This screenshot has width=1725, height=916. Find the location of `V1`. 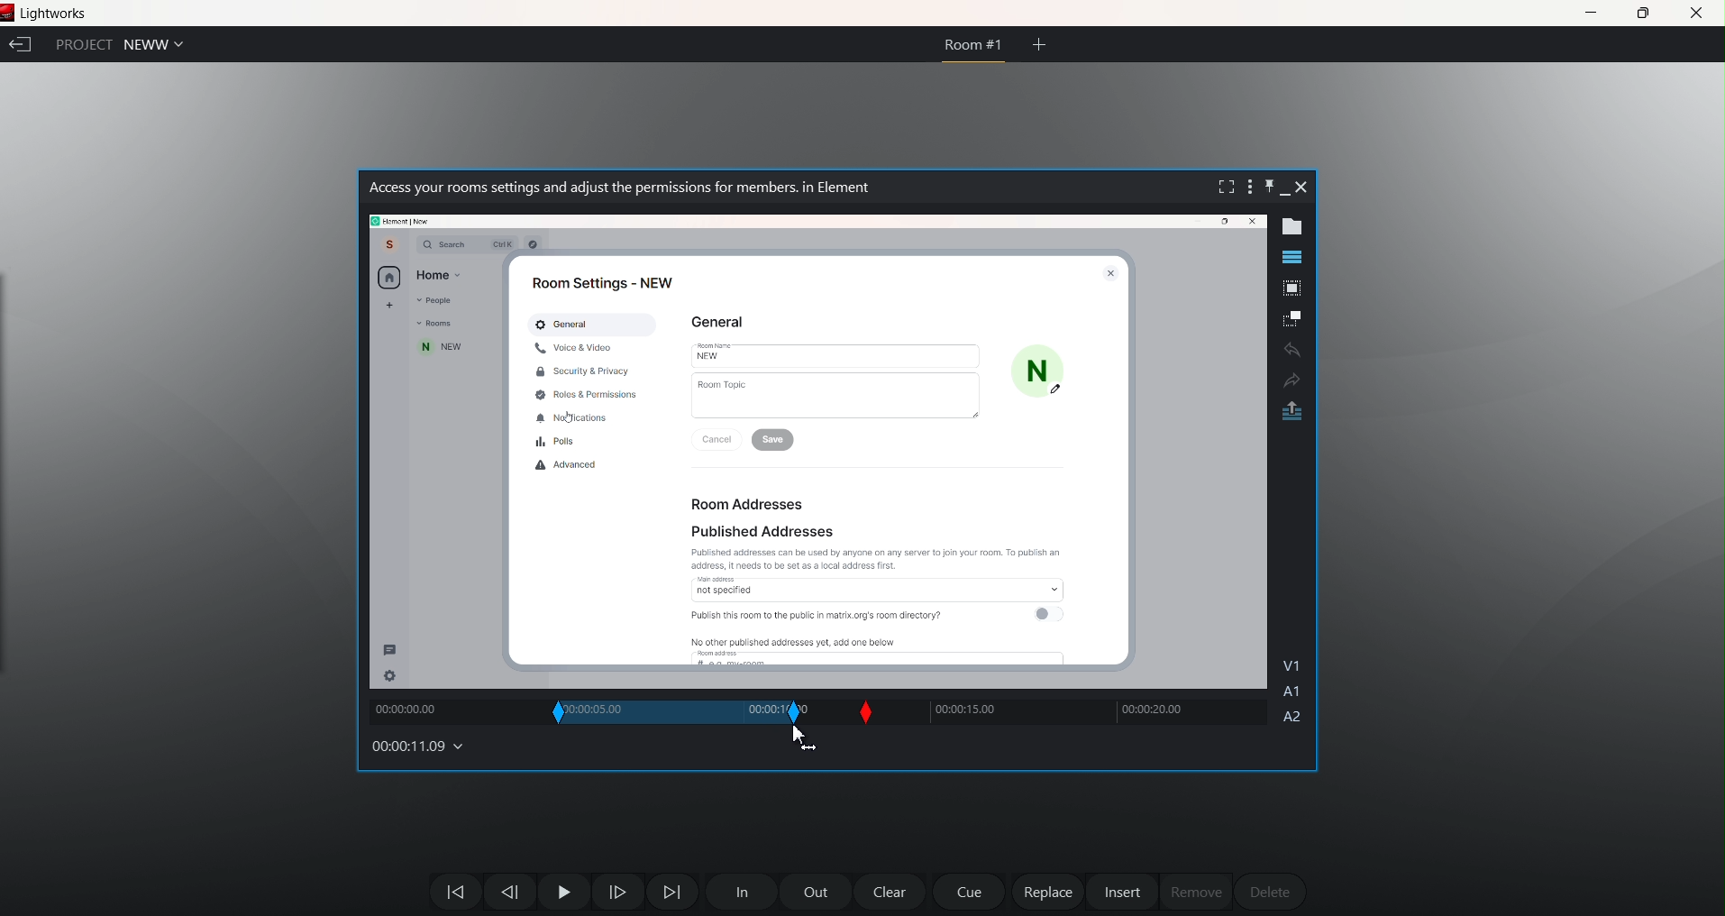

V1 is located at coordinates (1292, 664).